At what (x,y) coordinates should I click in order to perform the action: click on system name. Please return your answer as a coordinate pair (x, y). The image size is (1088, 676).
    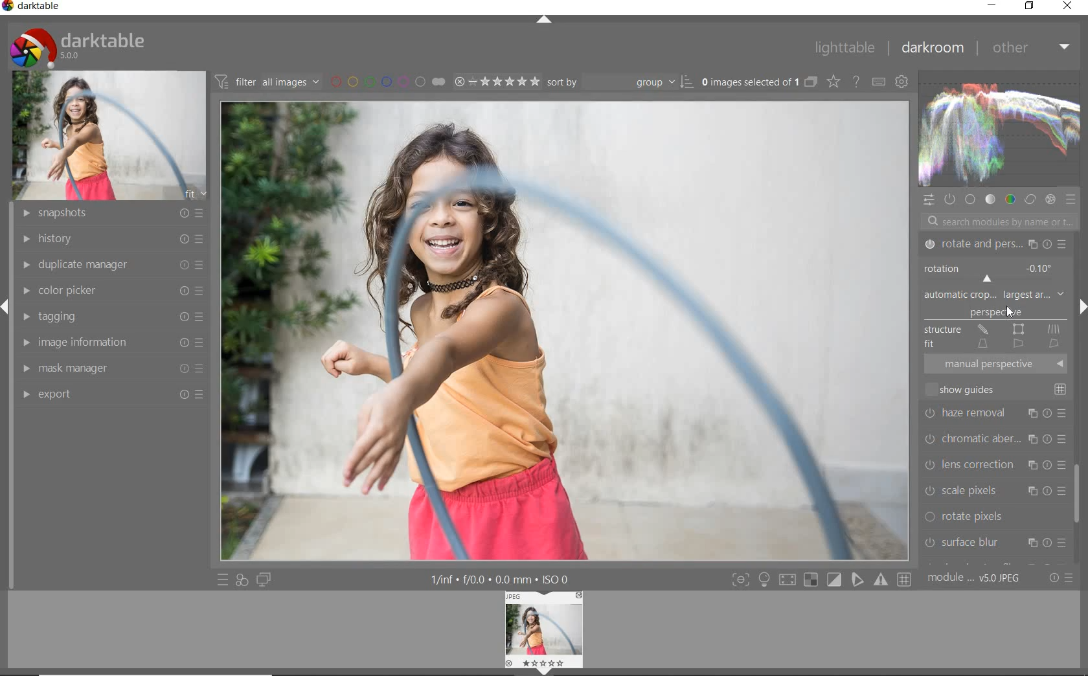
    Looking at the image, I should click on (32, 8).